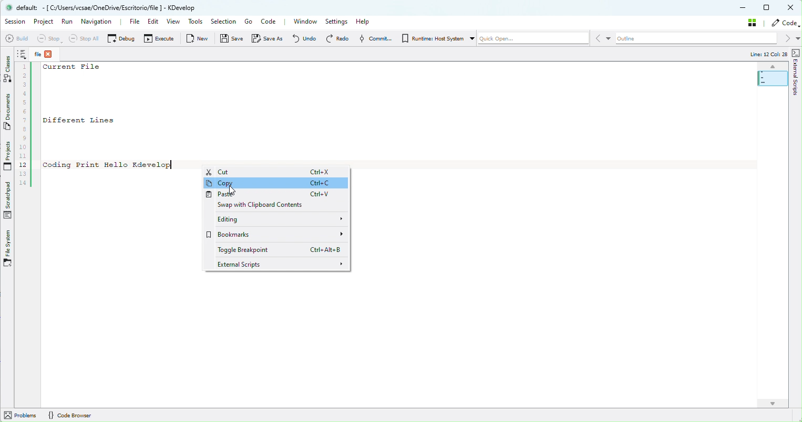  I want to click on Classes, so click(7, 67).